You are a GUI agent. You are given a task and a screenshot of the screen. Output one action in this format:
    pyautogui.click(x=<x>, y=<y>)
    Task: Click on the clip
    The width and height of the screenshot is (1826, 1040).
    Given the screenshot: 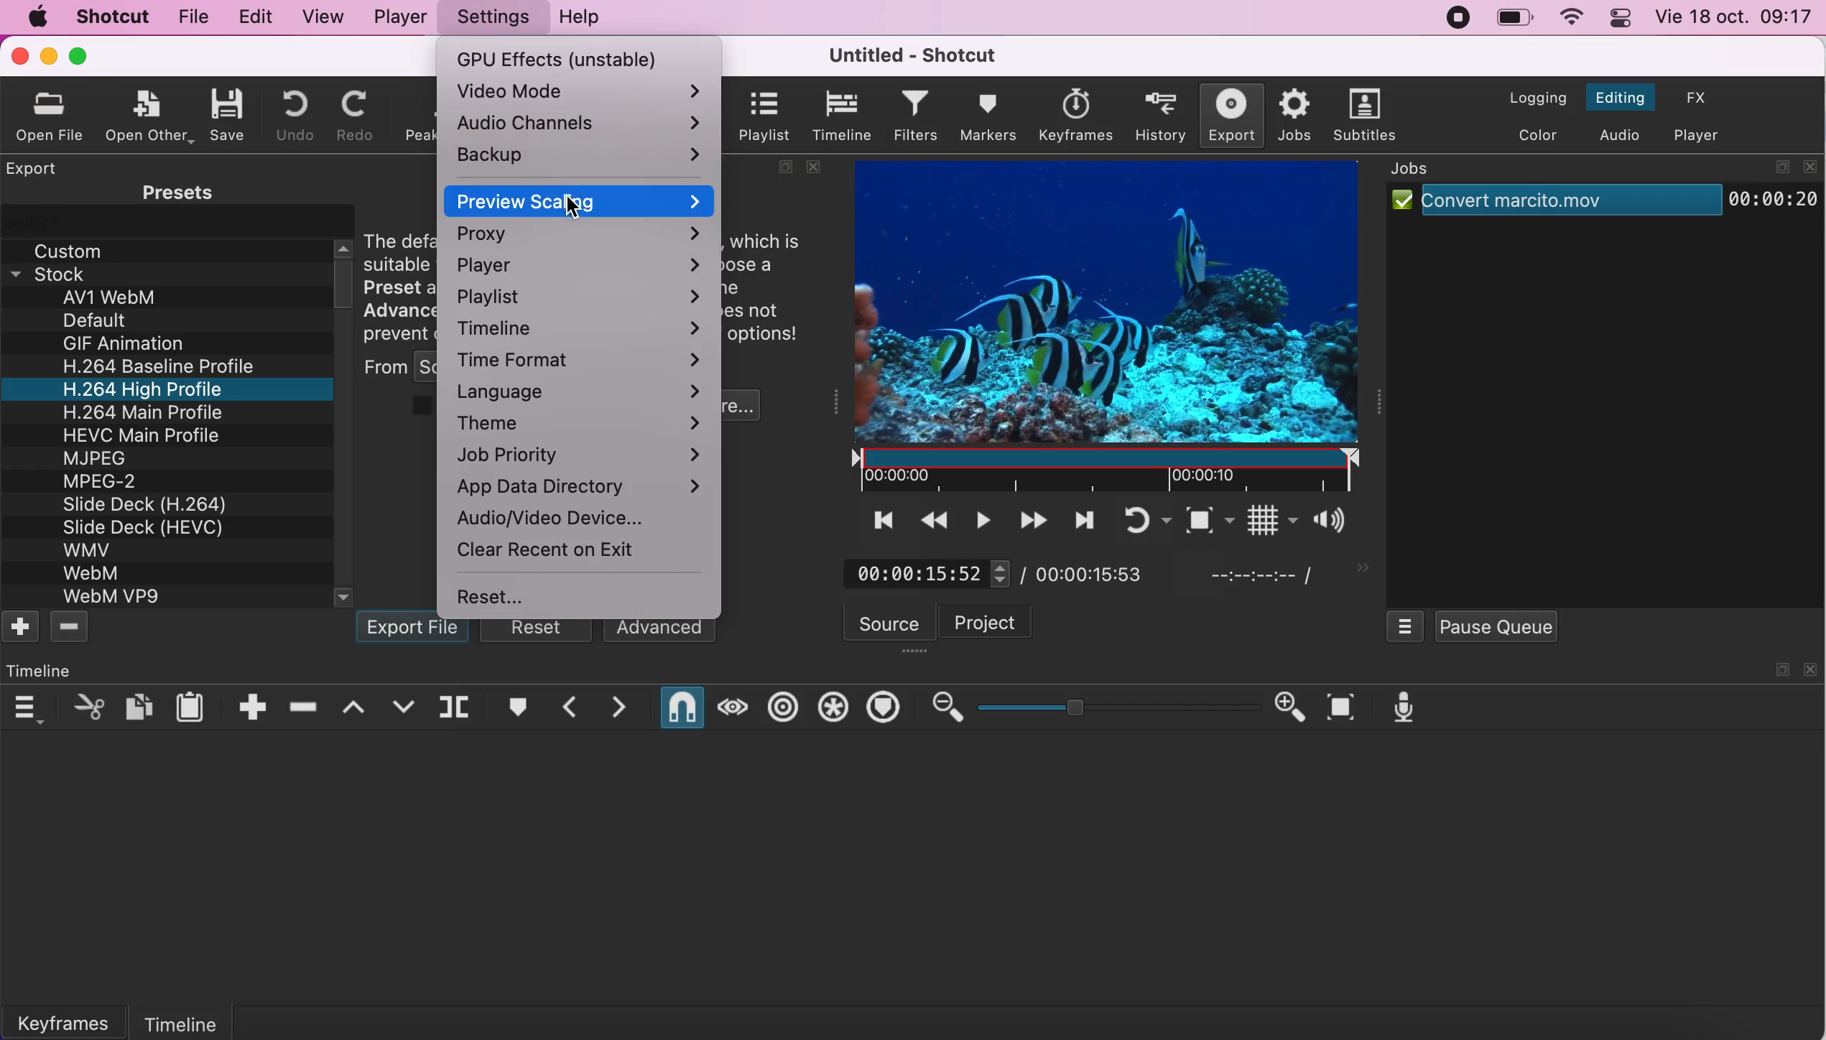 What is the action you would take?
    pyautogui.click(x=1111, y=325)
    